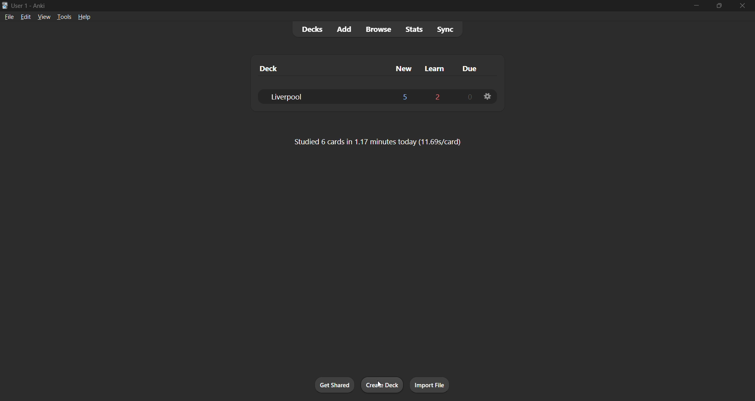 The image size is (755, 401). Describe the element at coordinates (378, 142) in the screenshot. I see `card stats` at that location.